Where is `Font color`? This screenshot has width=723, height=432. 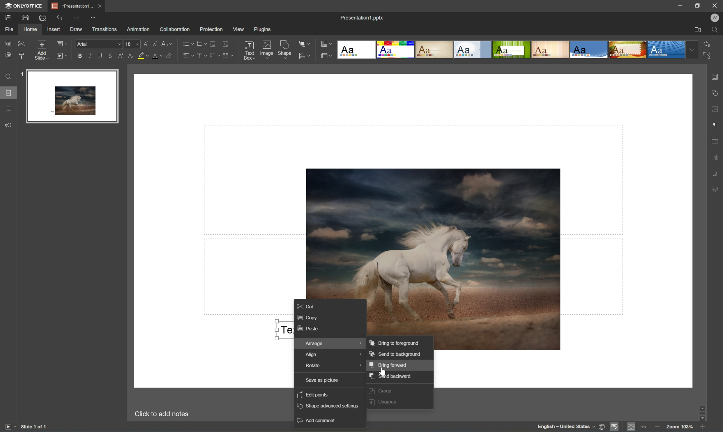 Font color is located at coordinates (157, 56).